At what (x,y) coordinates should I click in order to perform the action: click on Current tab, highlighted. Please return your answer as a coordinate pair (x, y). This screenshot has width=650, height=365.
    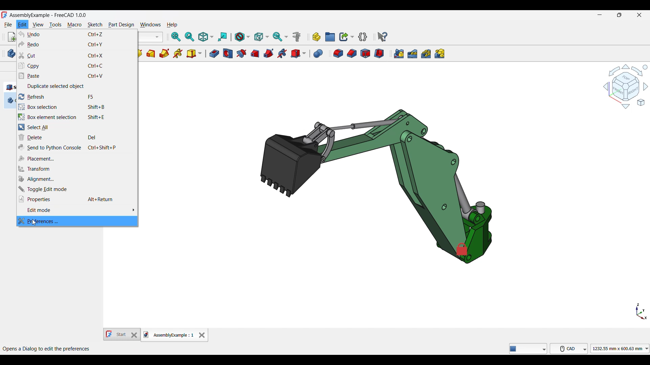
    Looking at the image, I should click on (169, 335).